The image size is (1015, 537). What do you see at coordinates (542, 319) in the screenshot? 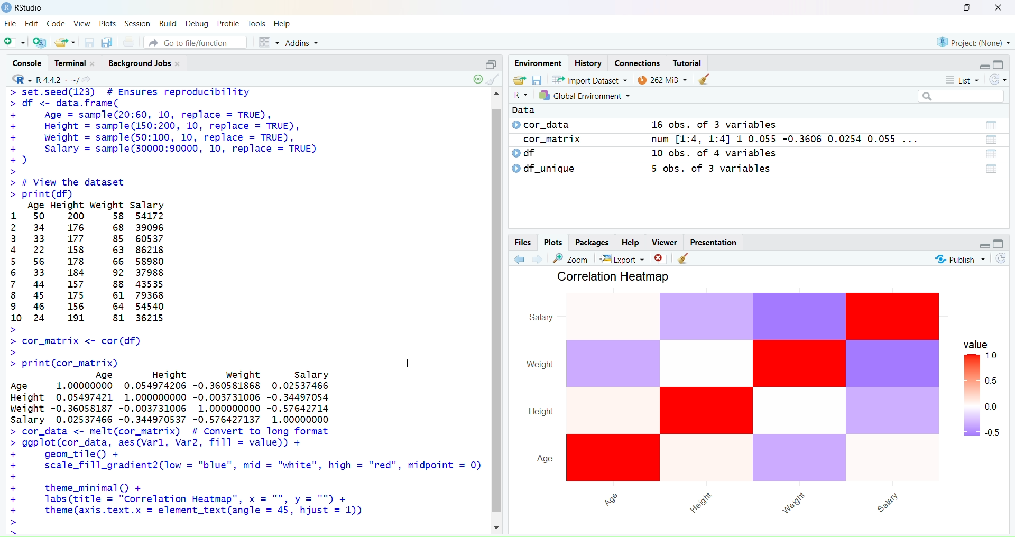
I see `Salary` at bounding box center [542, 319].